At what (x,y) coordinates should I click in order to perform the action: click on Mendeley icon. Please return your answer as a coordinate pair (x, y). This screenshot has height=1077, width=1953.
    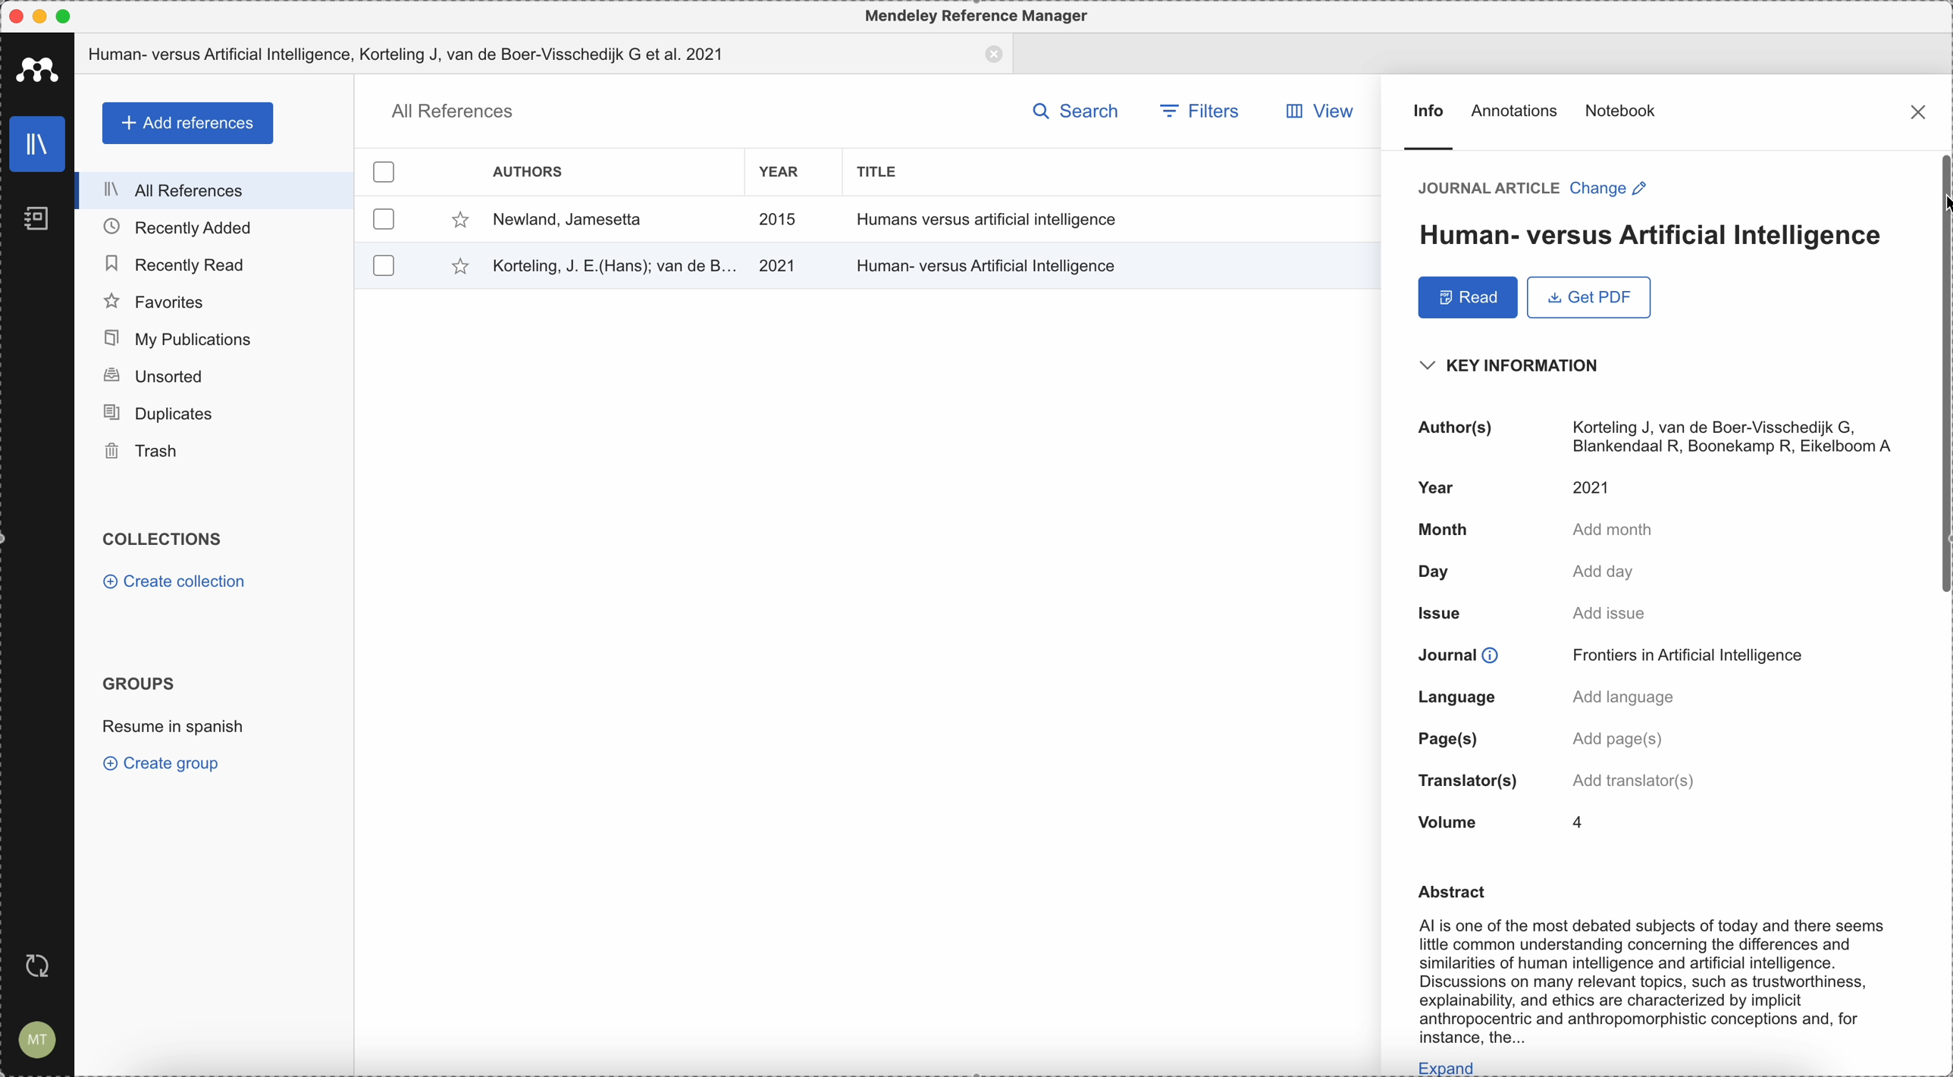
    Looking at the image, I should click on (36, 69).